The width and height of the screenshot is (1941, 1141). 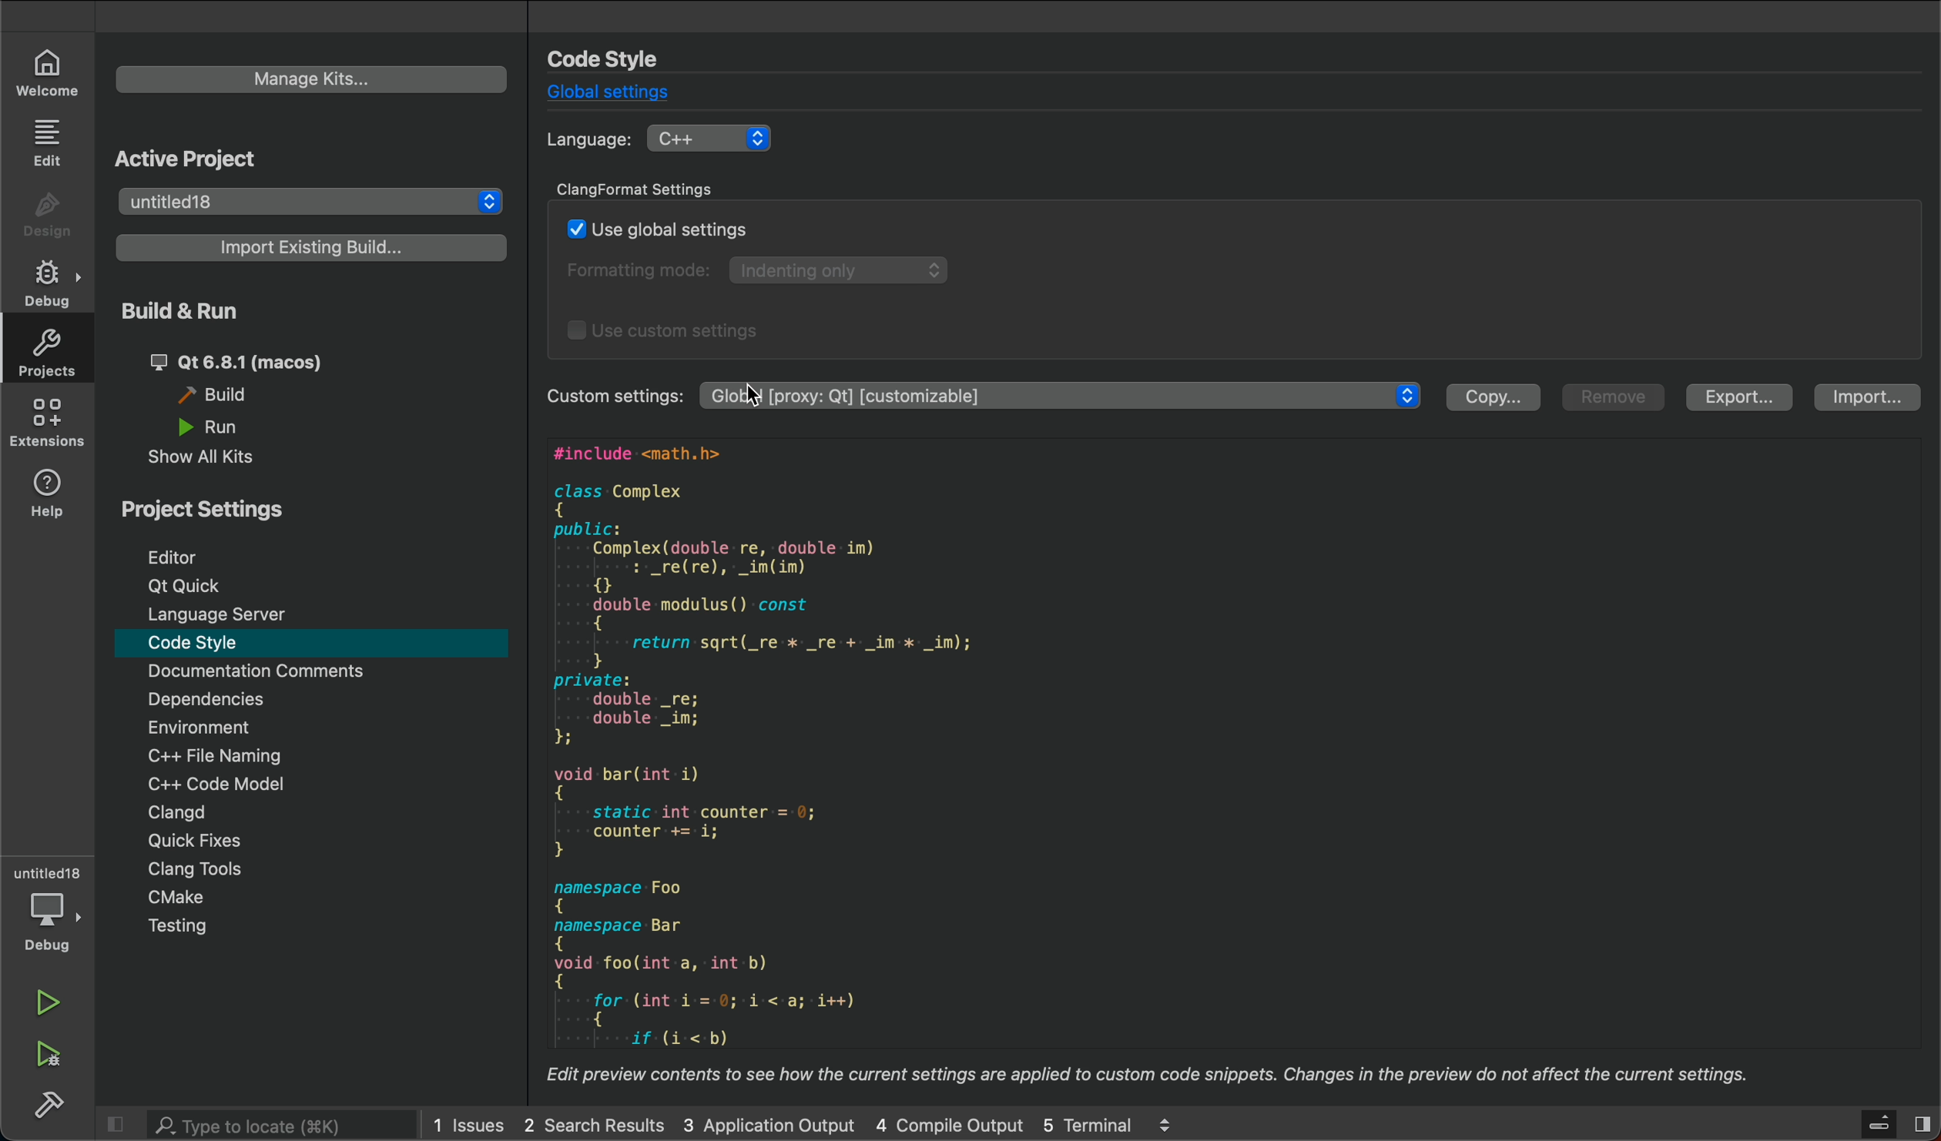 What do you see at coordinates (50, 1056) in the screenshot?
I see `run debug` at bounding box center [50, 1056].